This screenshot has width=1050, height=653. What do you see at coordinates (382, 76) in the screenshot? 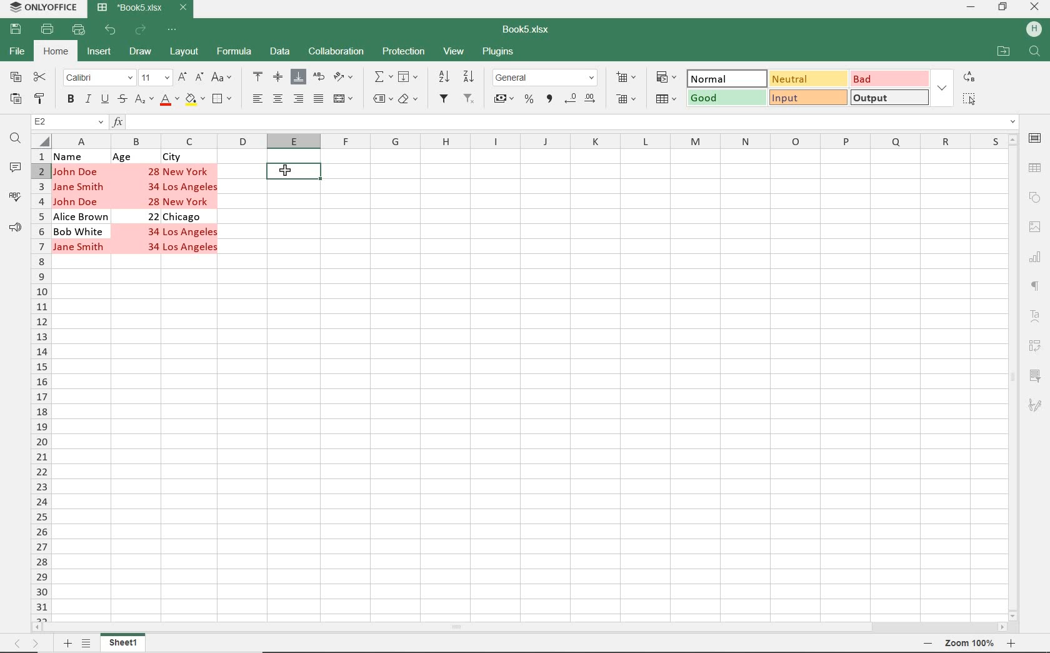
I see `INSERT FUNCTION` at bounding box center [382, 76].